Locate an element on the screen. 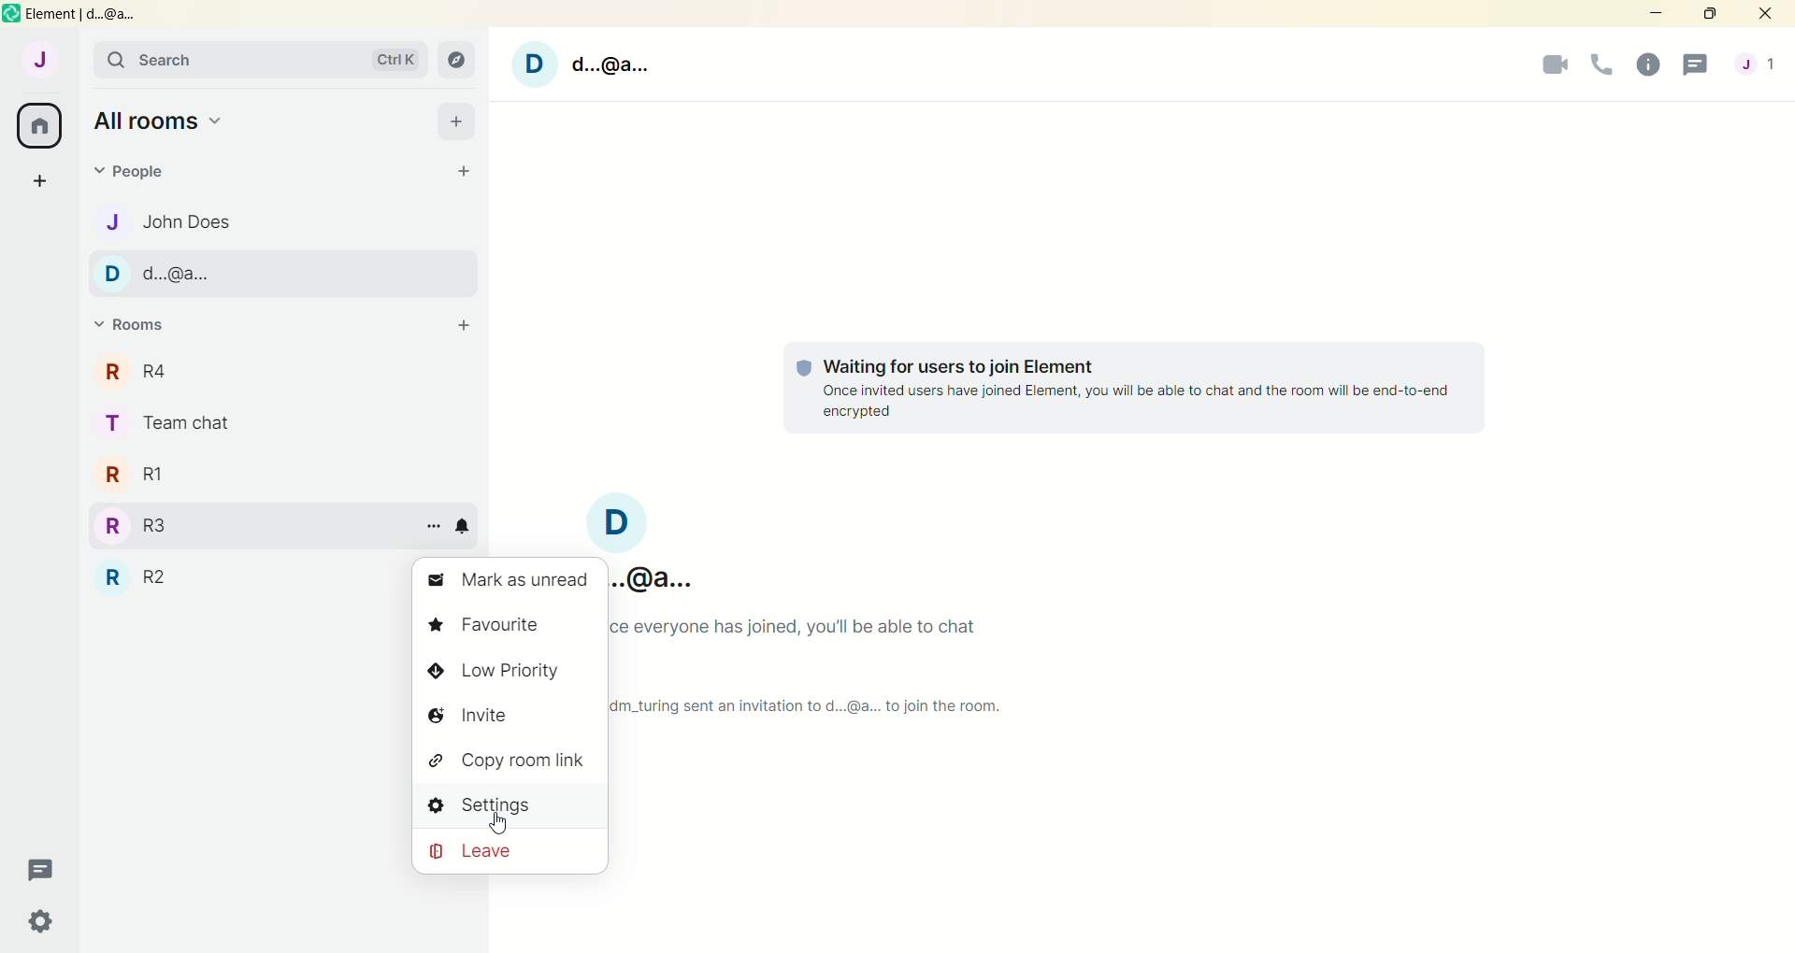 Image resolution: width=1795 pixels, height=953 pixels. voice call is located at coordinates (1602, 64).